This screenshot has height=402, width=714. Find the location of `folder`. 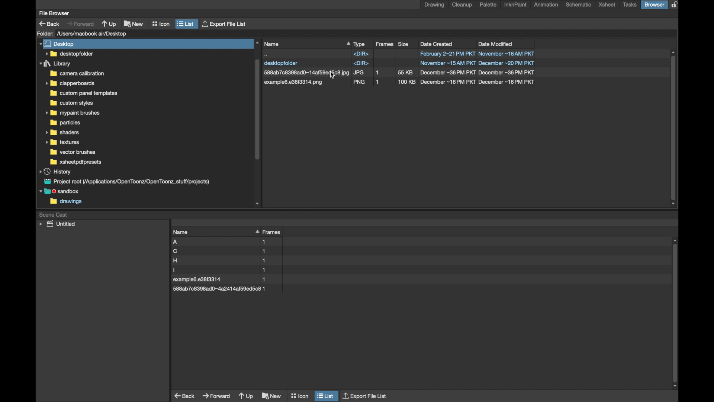

folder is located at coordinates (70, 83).